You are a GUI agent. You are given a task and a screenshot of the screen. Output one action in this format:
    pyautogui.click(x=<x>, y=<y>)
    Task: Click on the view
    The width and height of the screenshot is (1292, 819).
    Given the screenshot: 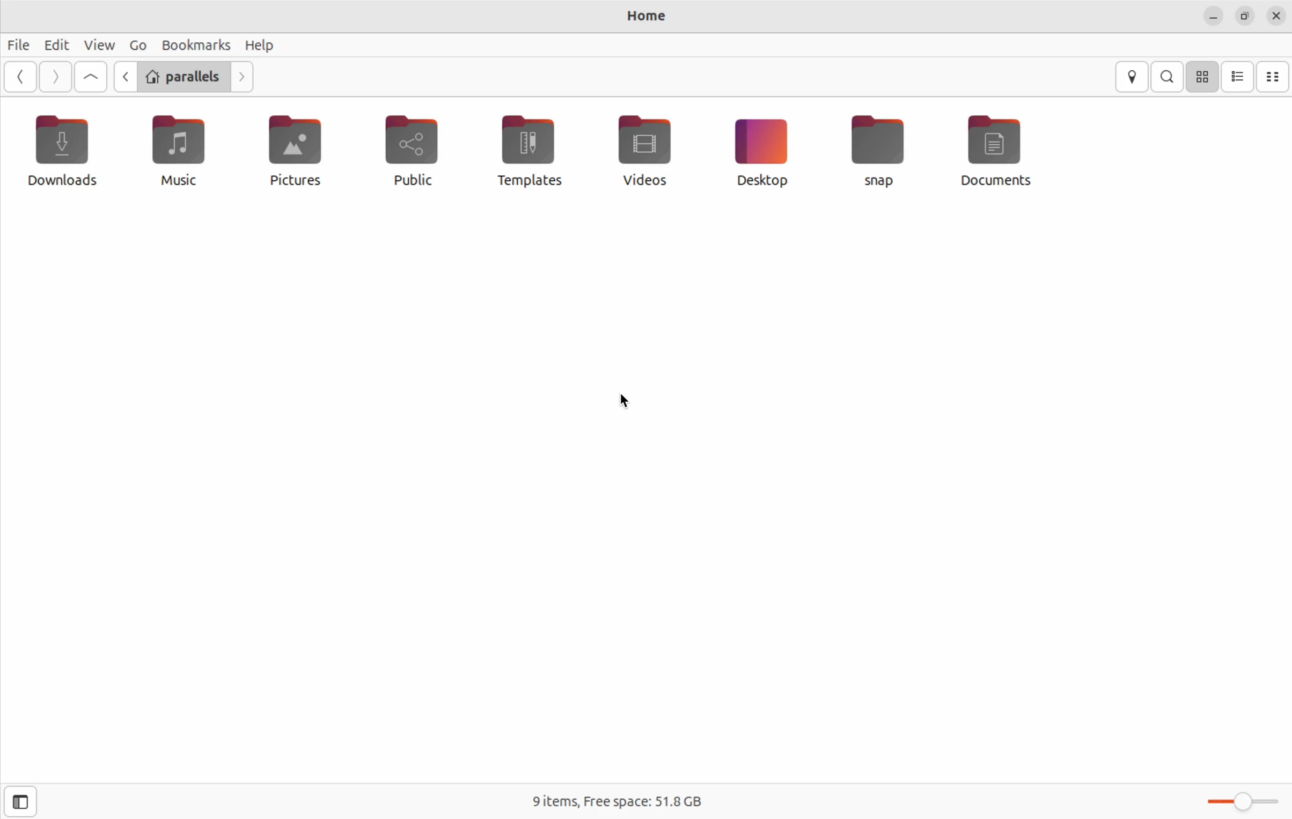 What is the action you would take?
    pyautogui.click(x=100, y=44)
    